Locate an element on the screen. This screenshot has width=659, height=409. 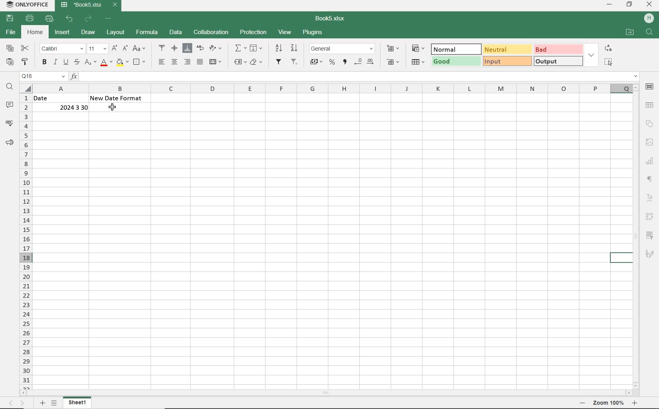
REMOVE FILTER is located at coordinates (294, 63).